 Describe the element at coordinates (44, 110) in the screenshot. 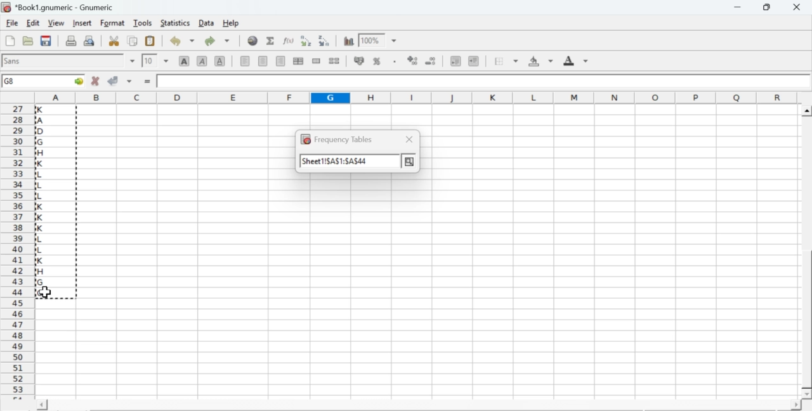

I see `cursor` at that location.